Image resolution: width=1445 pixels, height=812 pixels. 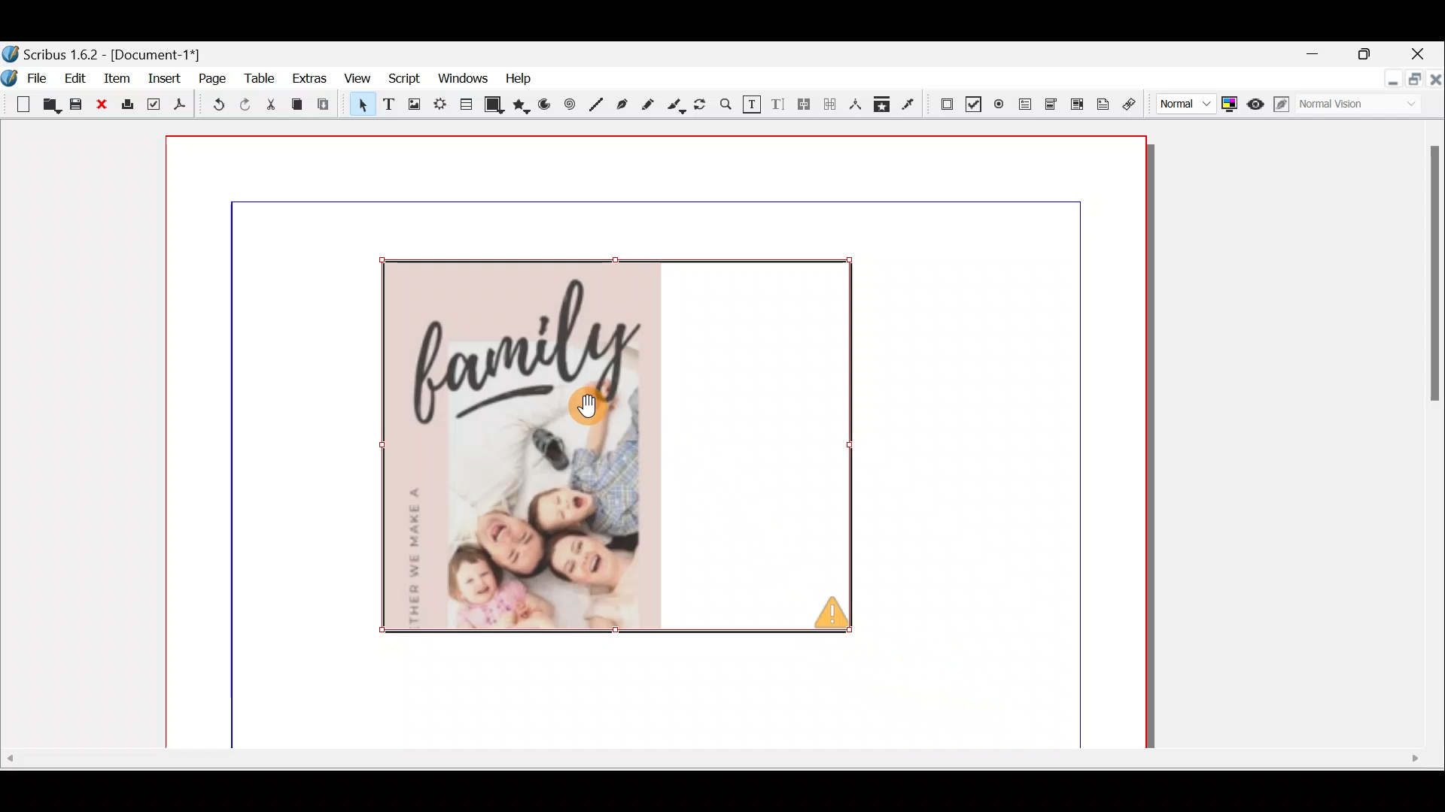 What do you see at coordinates (1103, 107) in the screenshot?
I see `Text annotation` at bounding box center [1103, 107].